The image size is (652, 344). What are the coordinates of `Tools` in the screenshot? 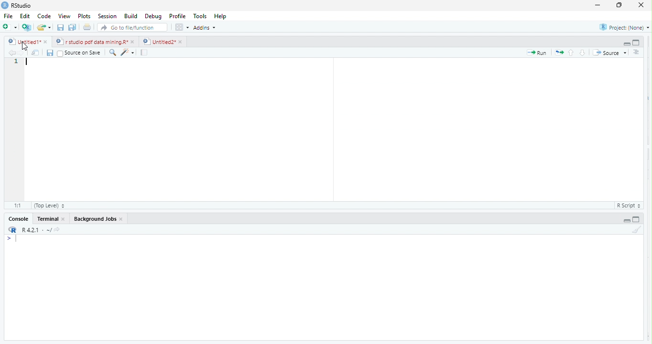 It's located at (201, 16).